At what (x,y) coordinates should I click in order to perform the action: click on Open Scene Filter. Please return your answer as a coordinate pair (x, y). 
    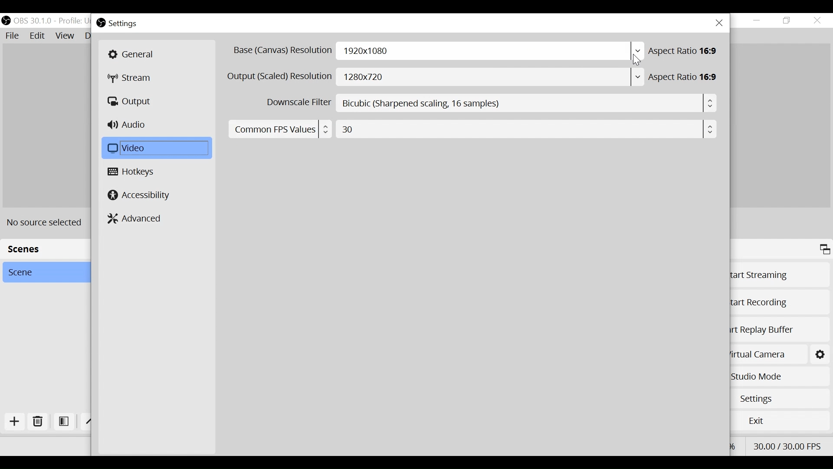
    Looking at the image, I should click on (64, 422).